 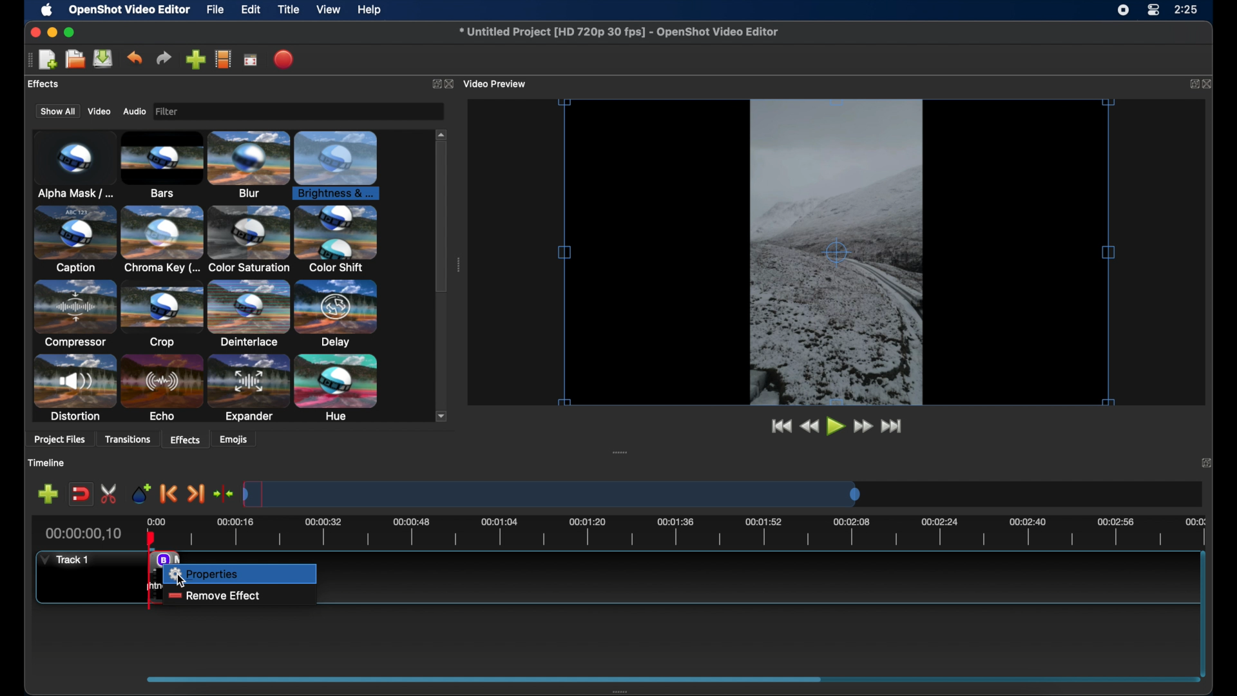 What do you see at coordinates (197, 494) in the screenshot?
I see `next marker` at bounding box center [197, 494].